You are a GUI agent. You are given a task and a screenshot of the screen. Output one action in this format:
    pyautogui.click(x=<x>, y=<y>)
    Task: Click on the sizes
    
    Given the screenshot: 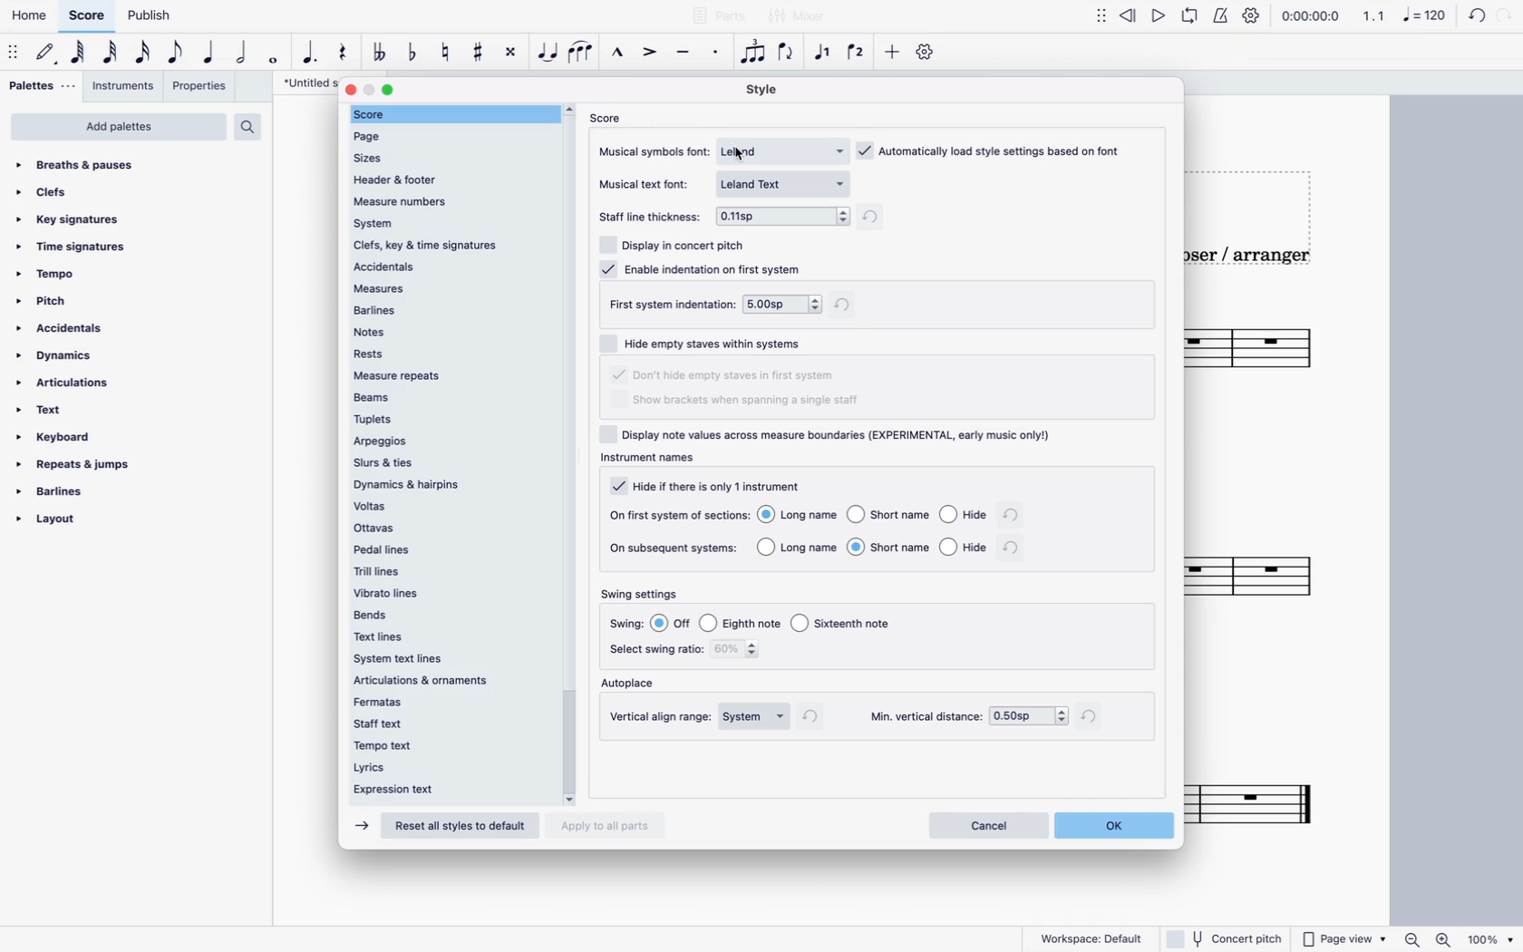 What is the action you would take?
    pyautogui.click(x=445, y=155)
    